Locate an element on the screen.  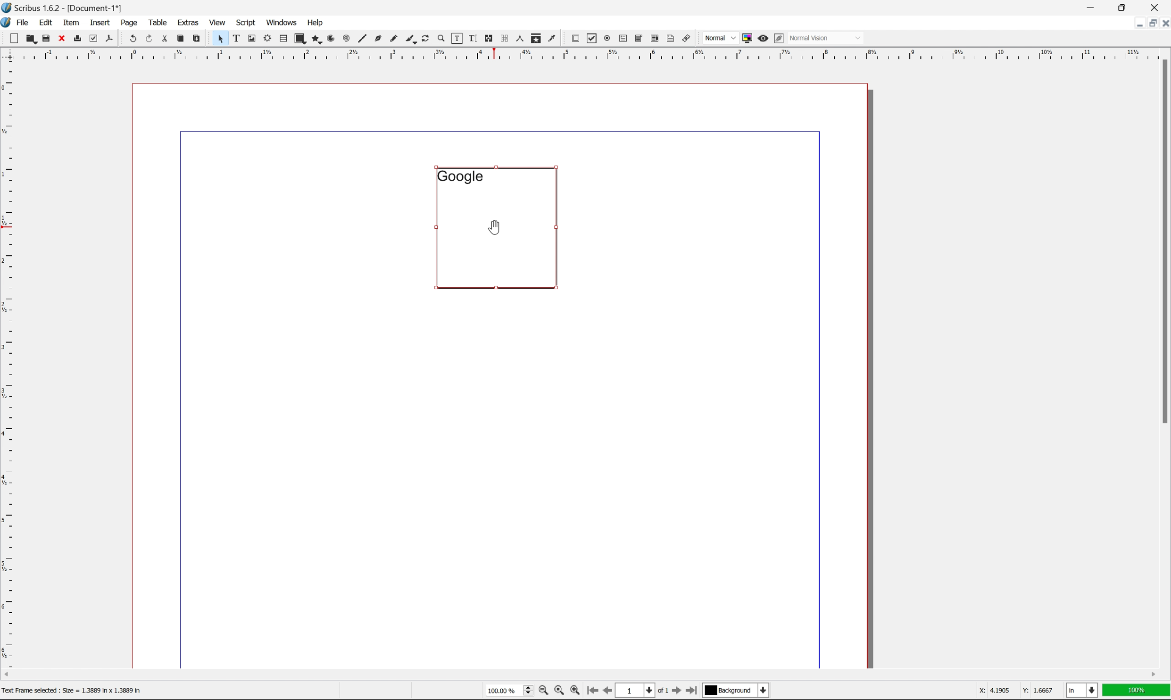
go to previous page is located at coordinates (608, 692).